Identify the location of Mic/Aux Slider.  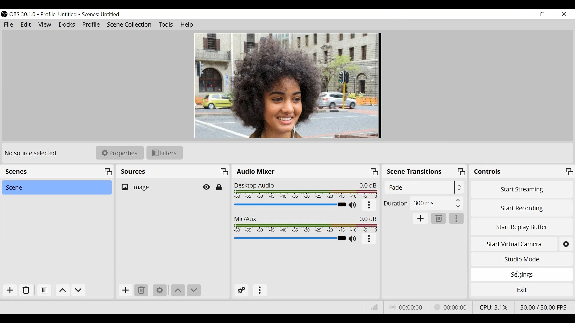
(289, 238).